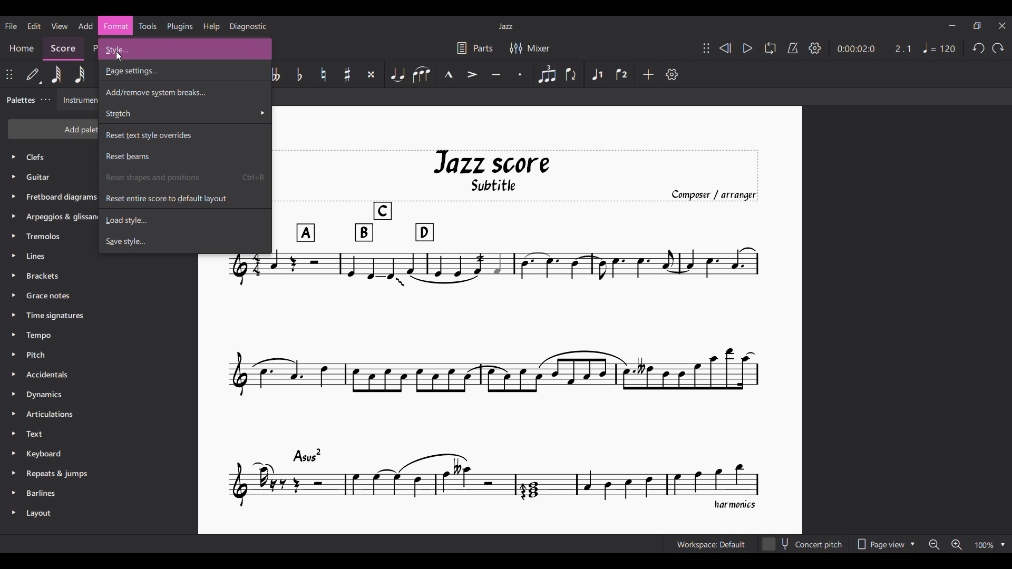 Image resolution: width=1012 pixels, height=569 pixels. What do you see at coordinates (36, 435) in the screenshot?
I see `Text` at bounding box center [36, 435].